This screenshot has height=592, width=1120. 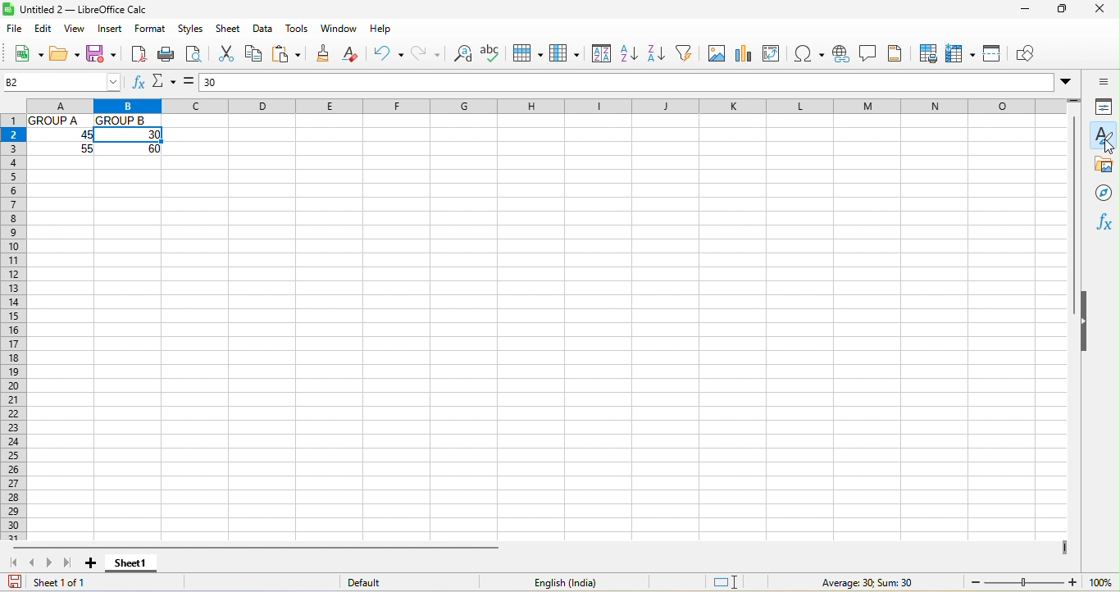 What do you see at coordinates (61, 81) in the screenshot?
I see `B2 (selected cell number)` at bounding box center [61, 81].